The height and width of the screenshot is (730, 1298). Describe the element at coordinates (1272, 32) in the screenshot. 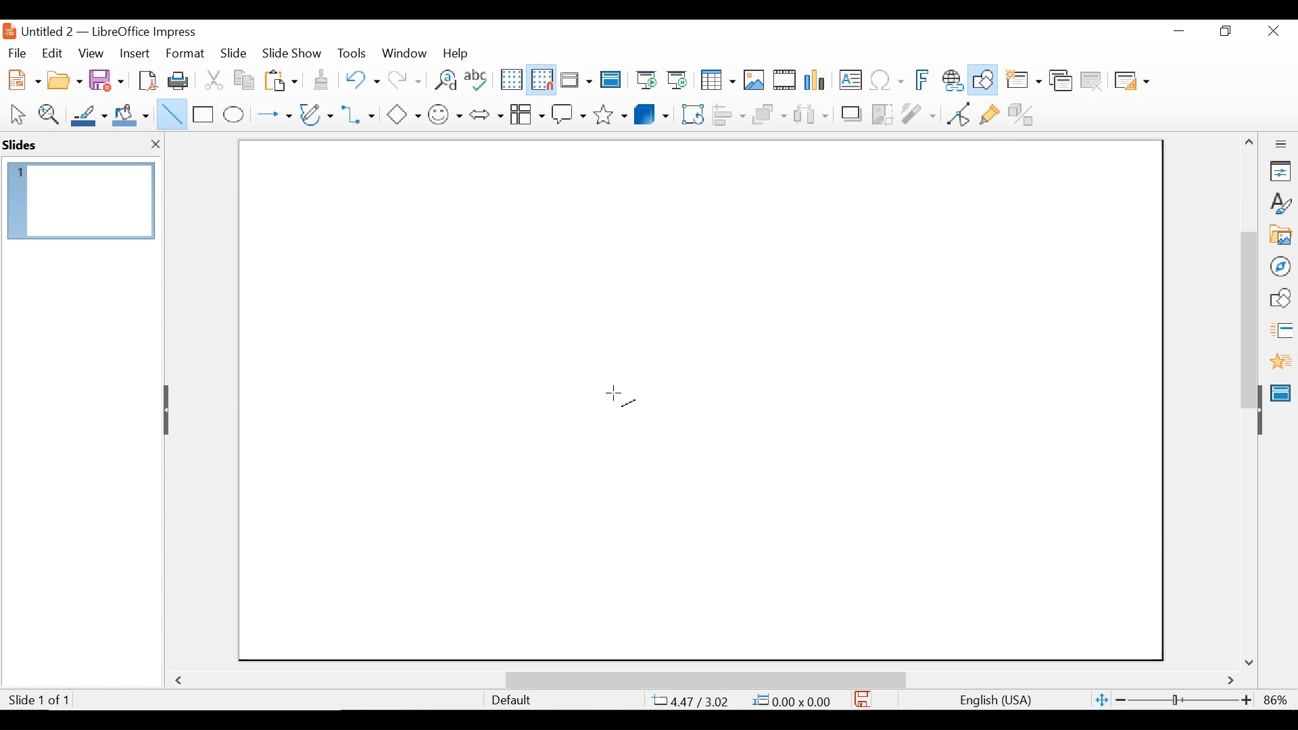

I see `Close` at that location.